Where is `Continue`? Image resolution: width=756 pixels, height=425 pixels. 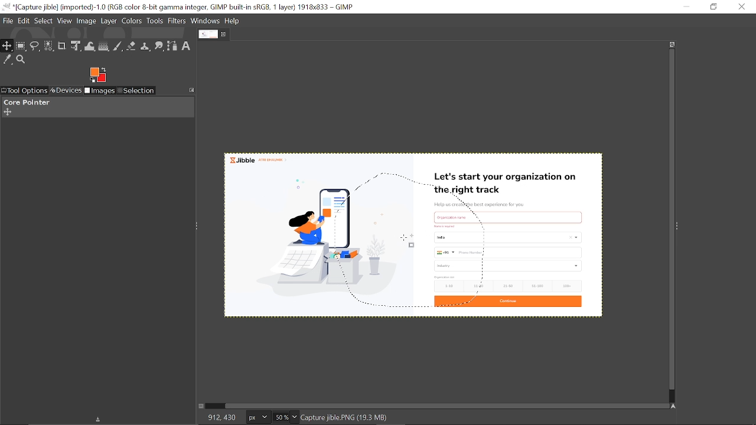
Continue is located at coordinates (507, 302).